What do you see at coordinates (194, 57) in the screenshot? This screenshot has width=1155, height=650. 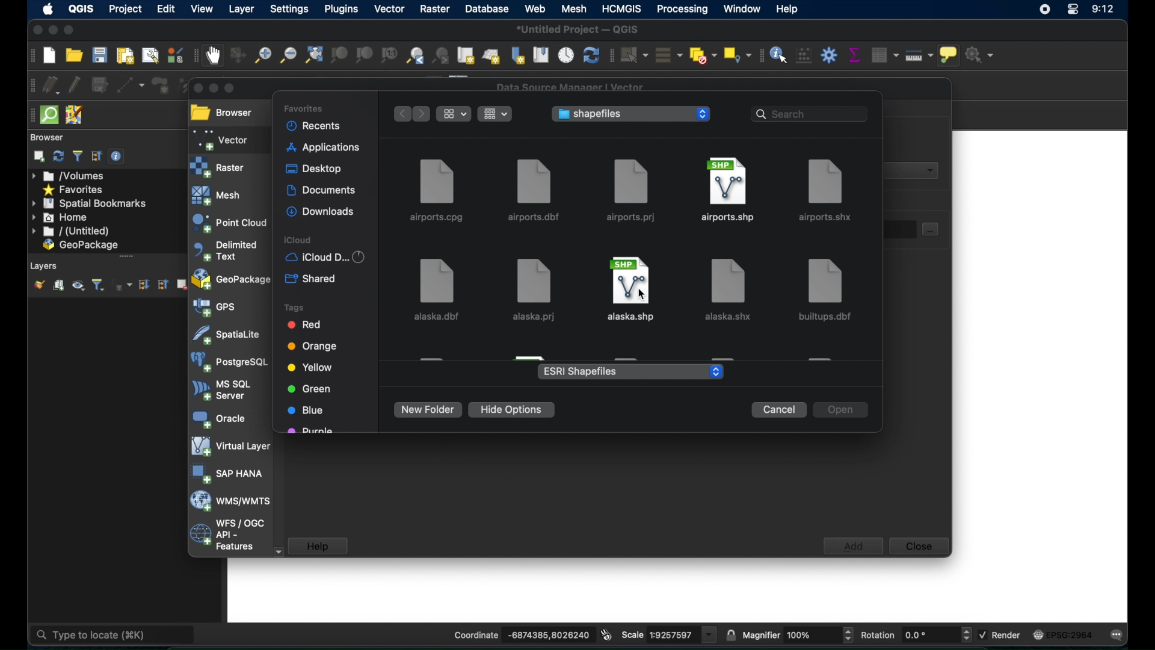 I see `map navigation toolbar` at bounding box center [194, 57].